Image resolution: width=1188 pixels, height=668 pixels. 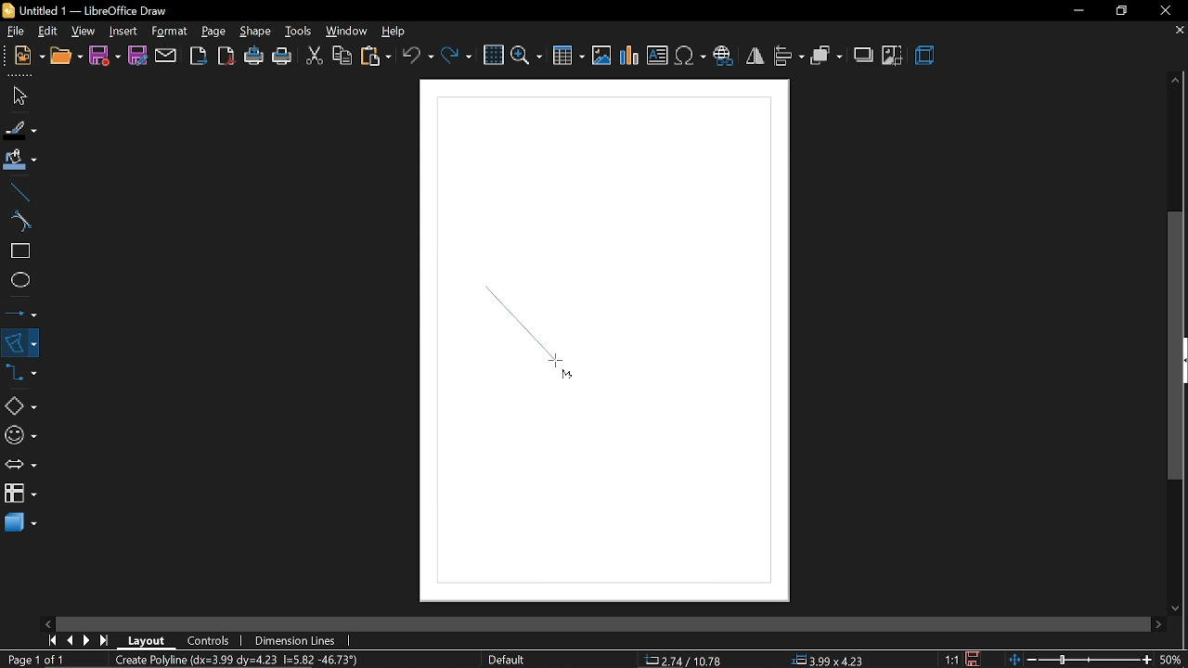 I want to click on insert, so click(x=123, y=31).